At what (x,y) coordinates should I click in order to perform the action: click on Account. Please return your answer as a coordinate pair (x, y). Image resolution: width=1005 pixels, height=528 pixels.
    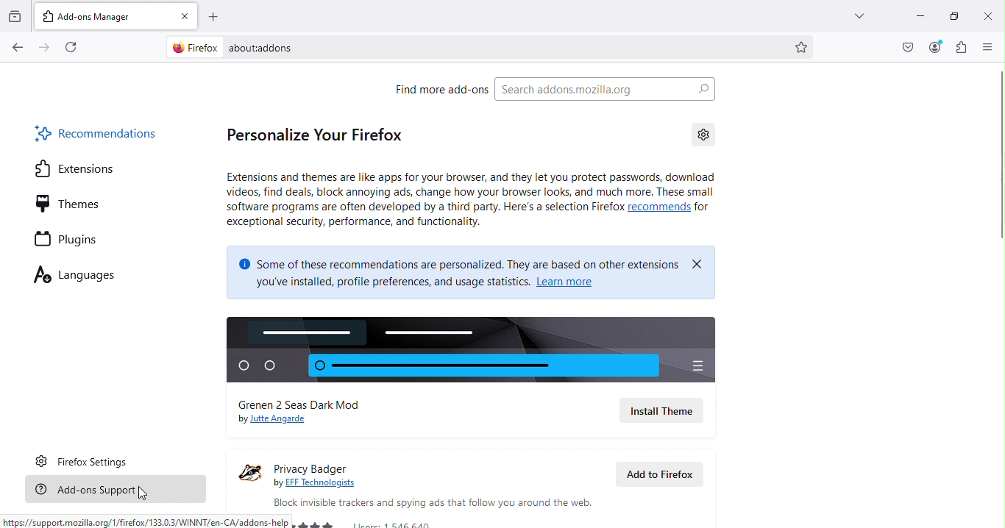
    Looking at the image, I should click on (932, 48).